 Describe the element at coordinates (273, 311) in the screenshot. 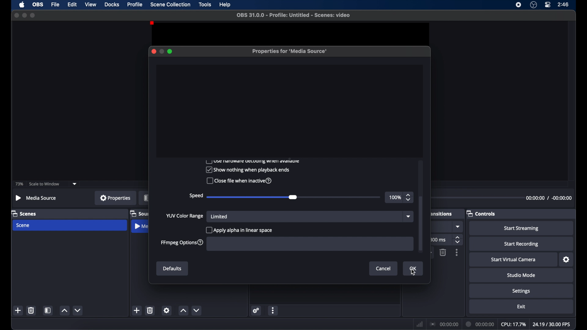

I see `moreoptions` at that location.